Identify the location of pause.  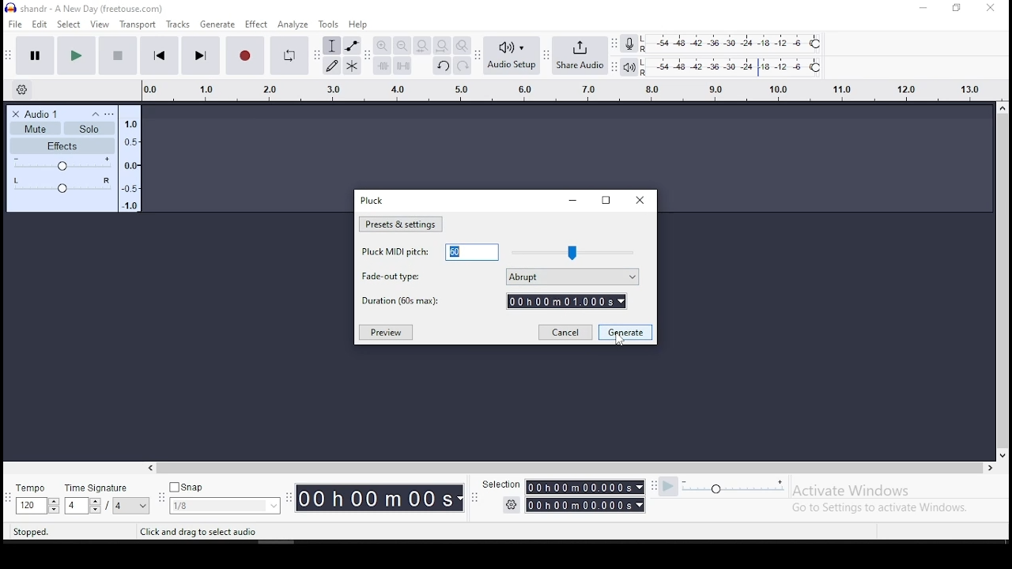
(35, 55).